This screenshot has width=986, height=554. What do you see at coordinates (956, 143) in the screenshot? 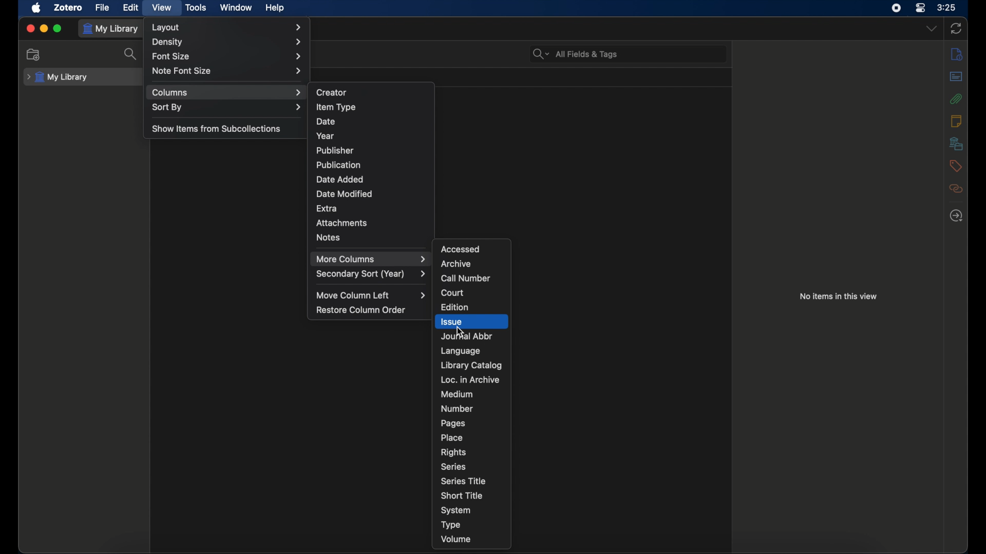
I see `libraries` at bounding box center [956, 143].